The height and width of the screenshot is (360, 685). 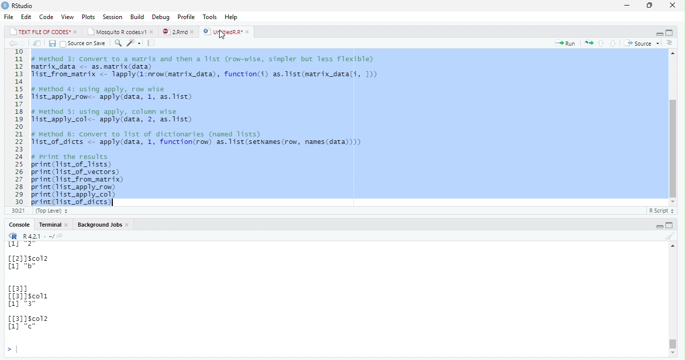 I want to click on Go to next location, so click(x=22, y=44).